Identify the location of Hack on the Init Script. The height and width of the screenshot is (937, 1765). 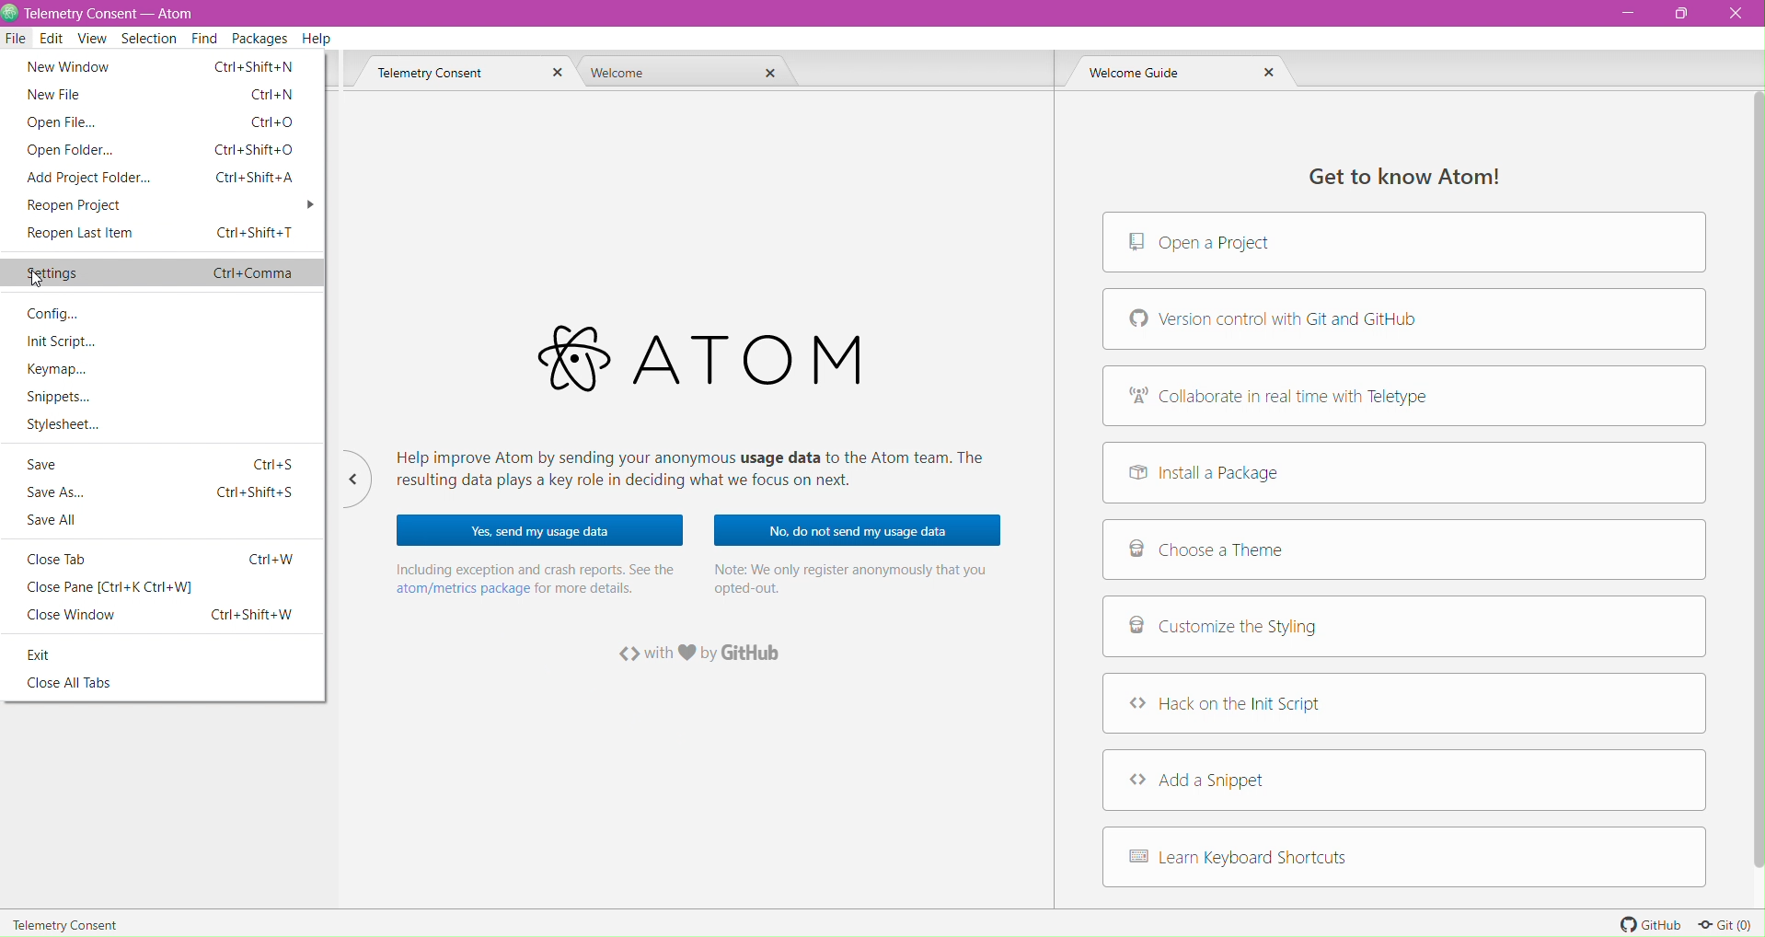
(1405, 703).